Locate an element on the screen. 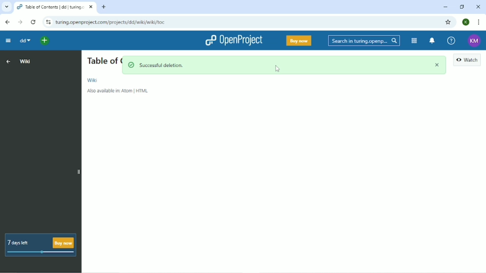 The image size is (486, 273). buy now is located at coordinates (300, 40).